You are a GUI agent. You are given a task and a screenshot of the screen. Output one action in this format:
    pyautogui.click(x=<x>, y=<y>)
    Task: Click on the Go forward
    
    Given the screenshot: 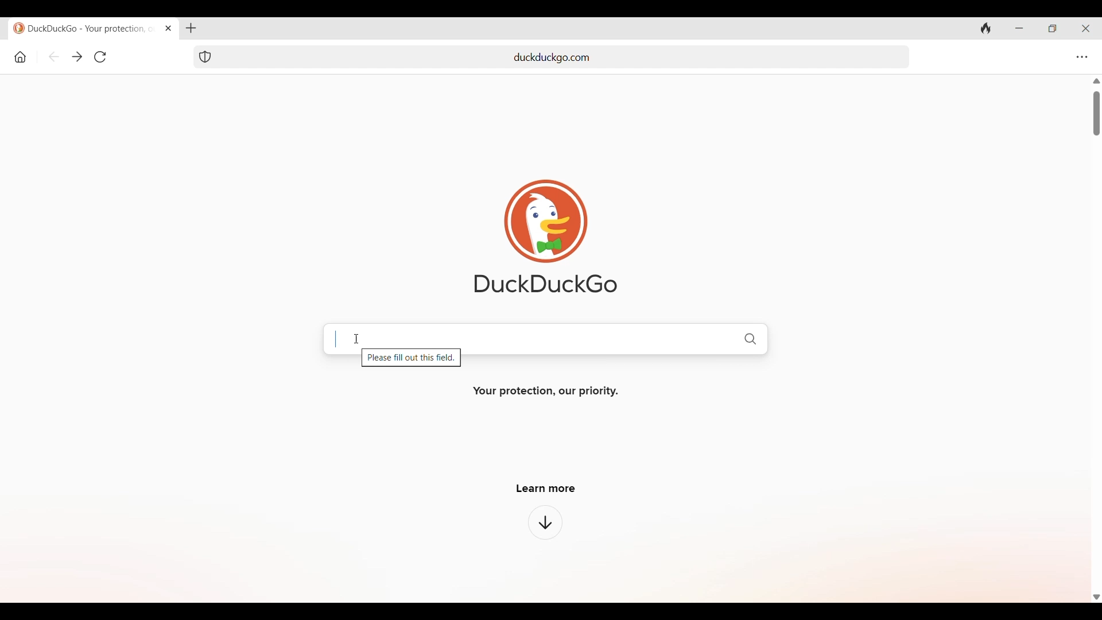 What is the action you would take?
    pyautogui.click(x=77, y=57)
    